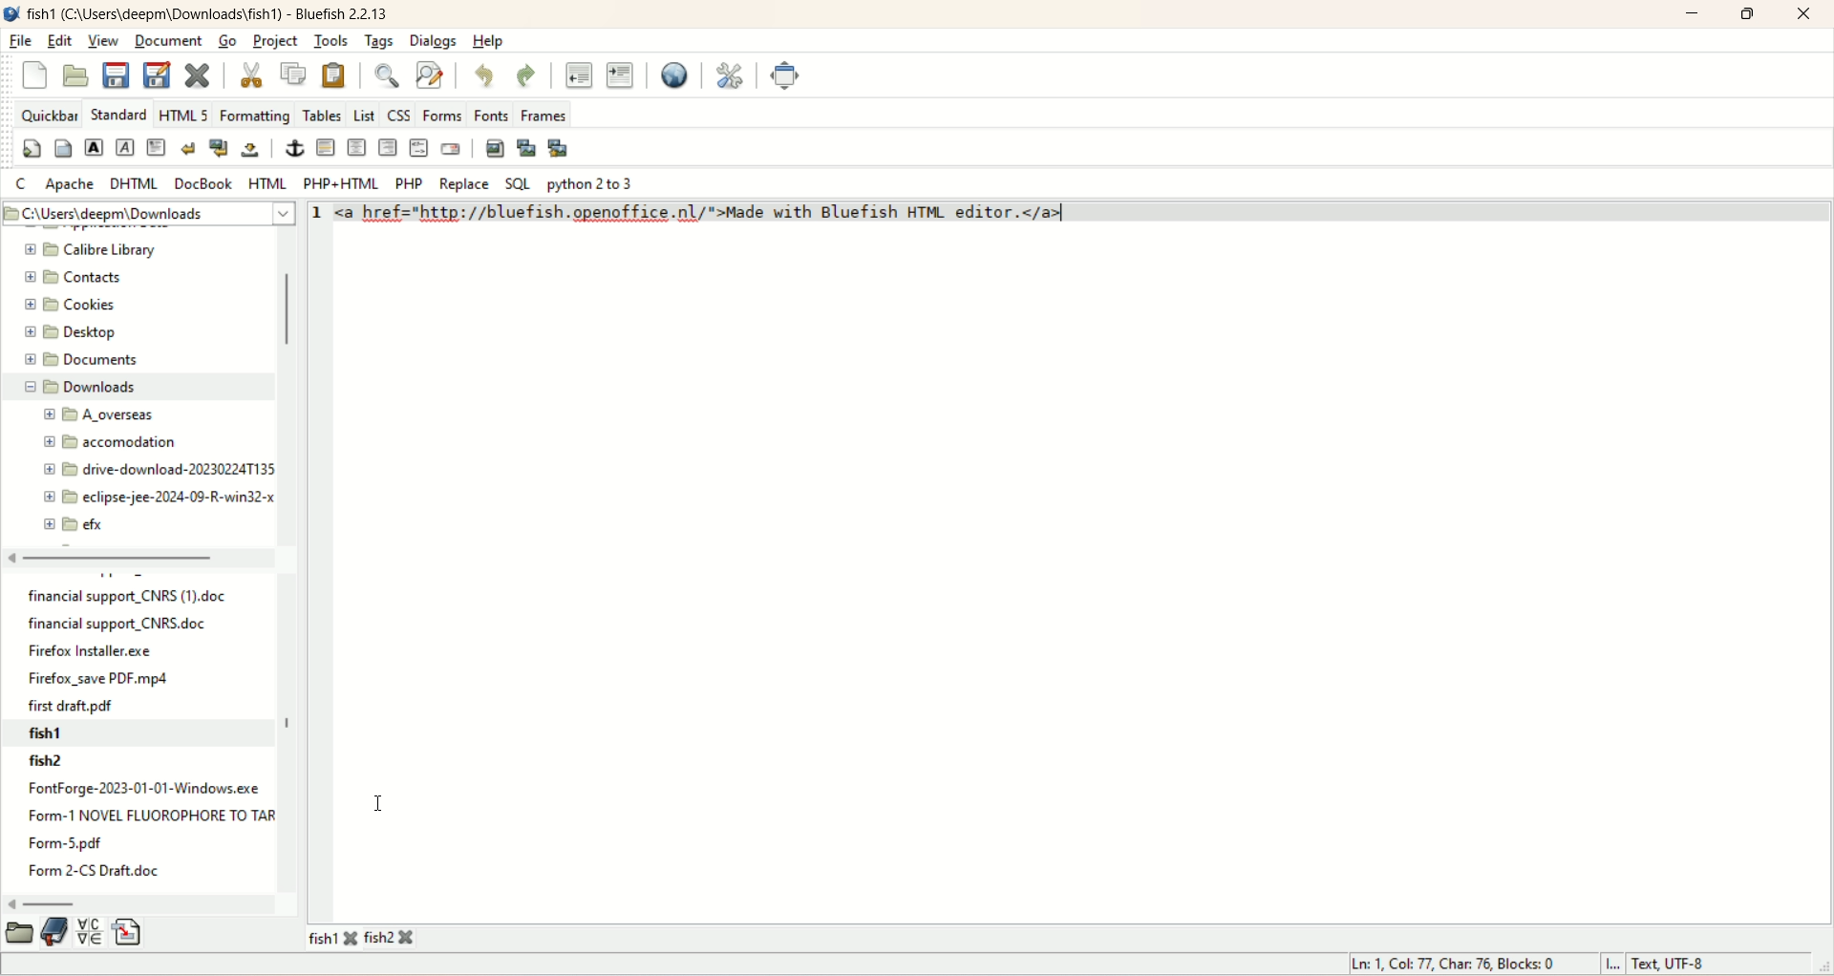  What do you see at coordinates (156, 78) in the screenshot?
I see `save file as` at bounding box center [156, 78].